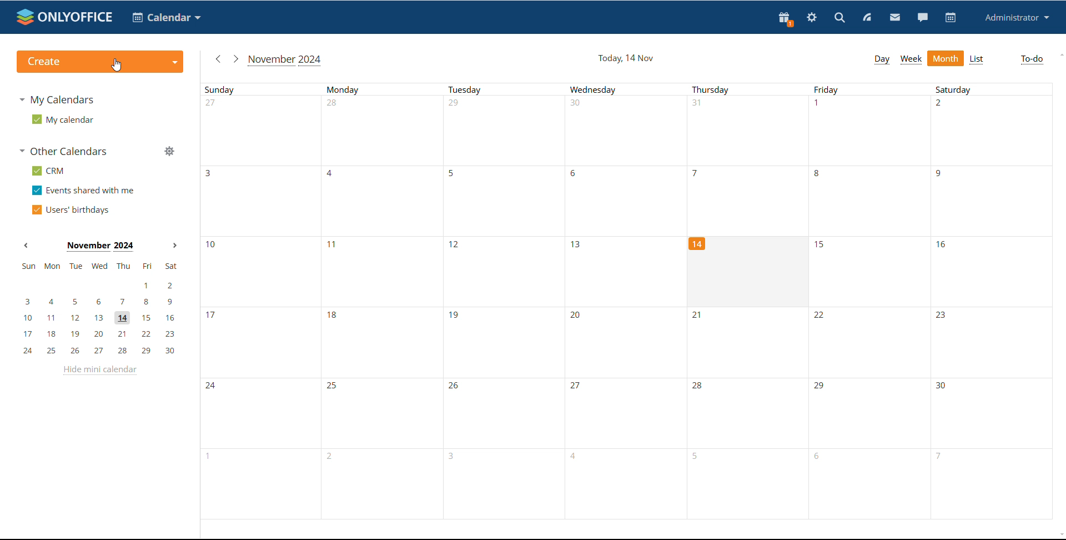  Describe the element at coordinates (102, 334) in the screenshot. I see `17, 18, 19, 20, 21, 22, 23` at that location.